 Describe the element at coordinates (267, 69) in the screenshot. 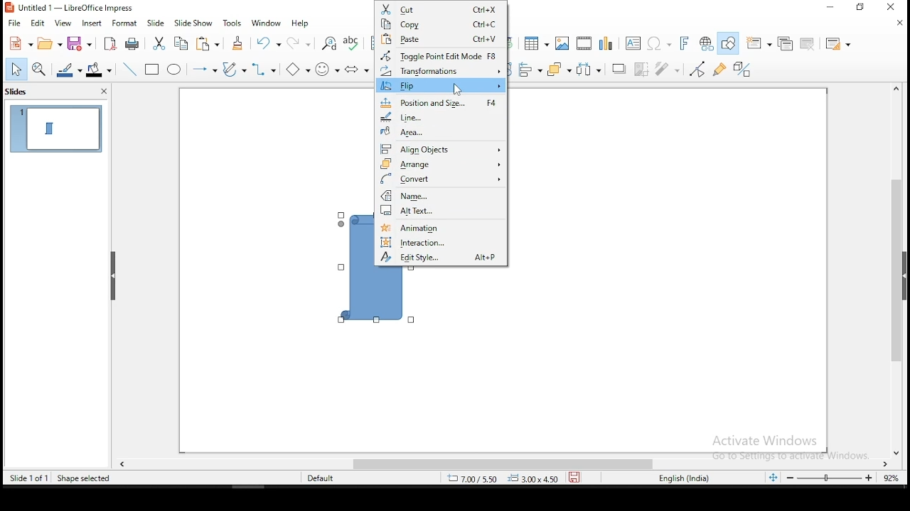

I see `connectors` at that location.